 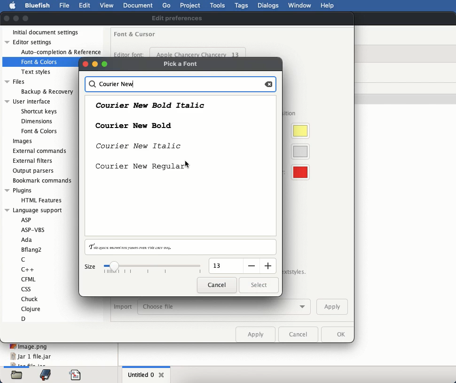 What do you see at coordinates (141, 374) in the screenshot?
I see `untitled` at bounding box center [141, 374].